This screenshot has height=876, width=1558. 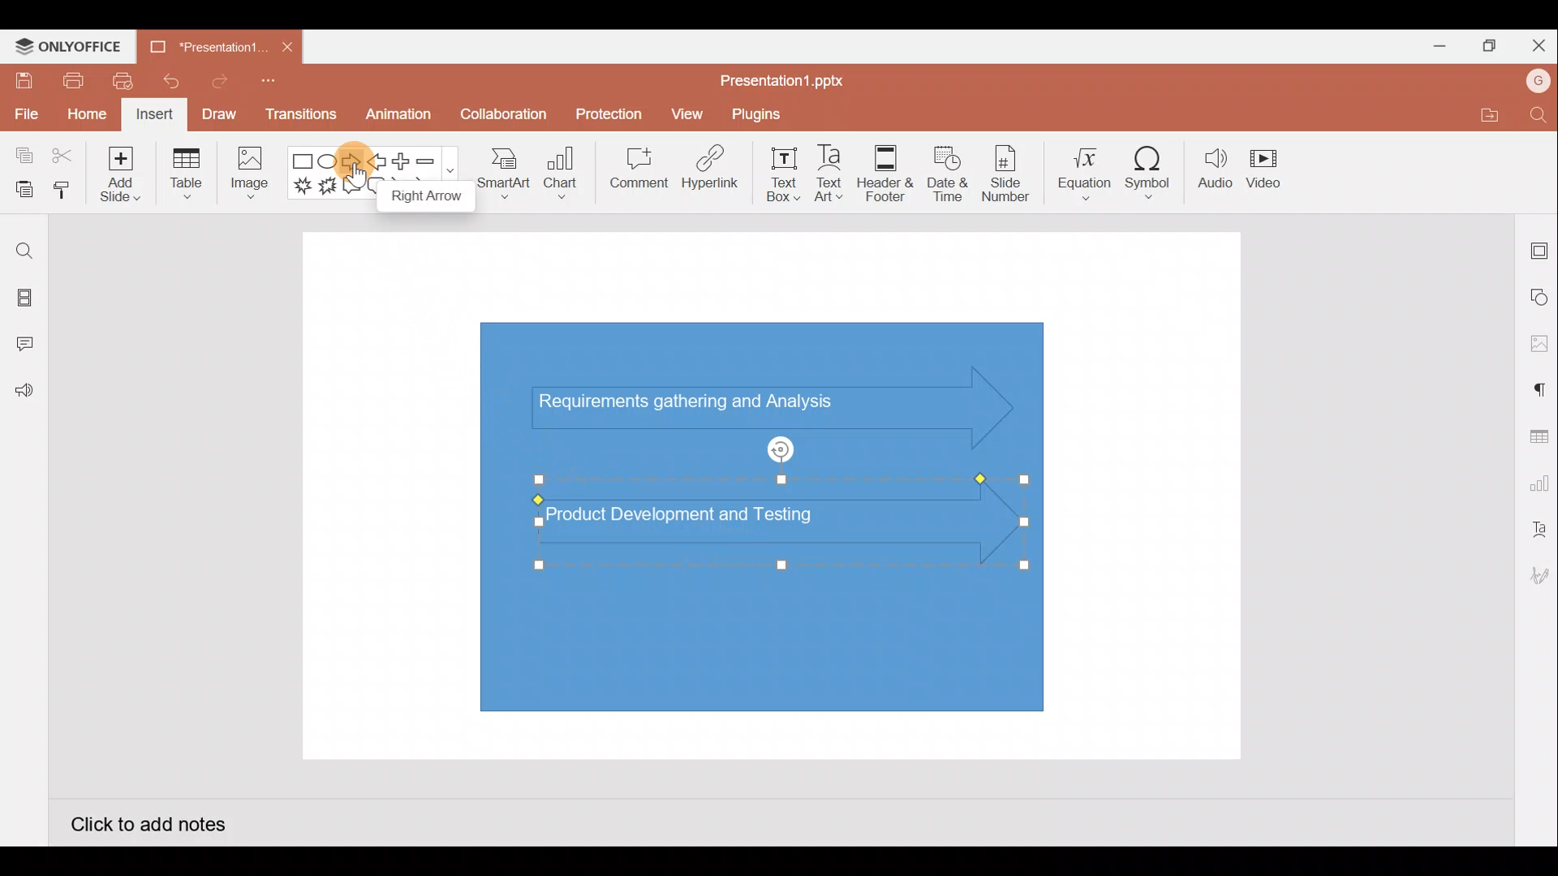 I want to click on Comment, so click(x=633, y=171).